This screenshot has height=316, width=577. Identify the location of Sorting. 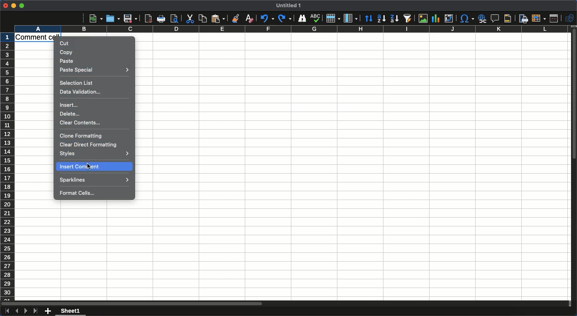
(369, 18).